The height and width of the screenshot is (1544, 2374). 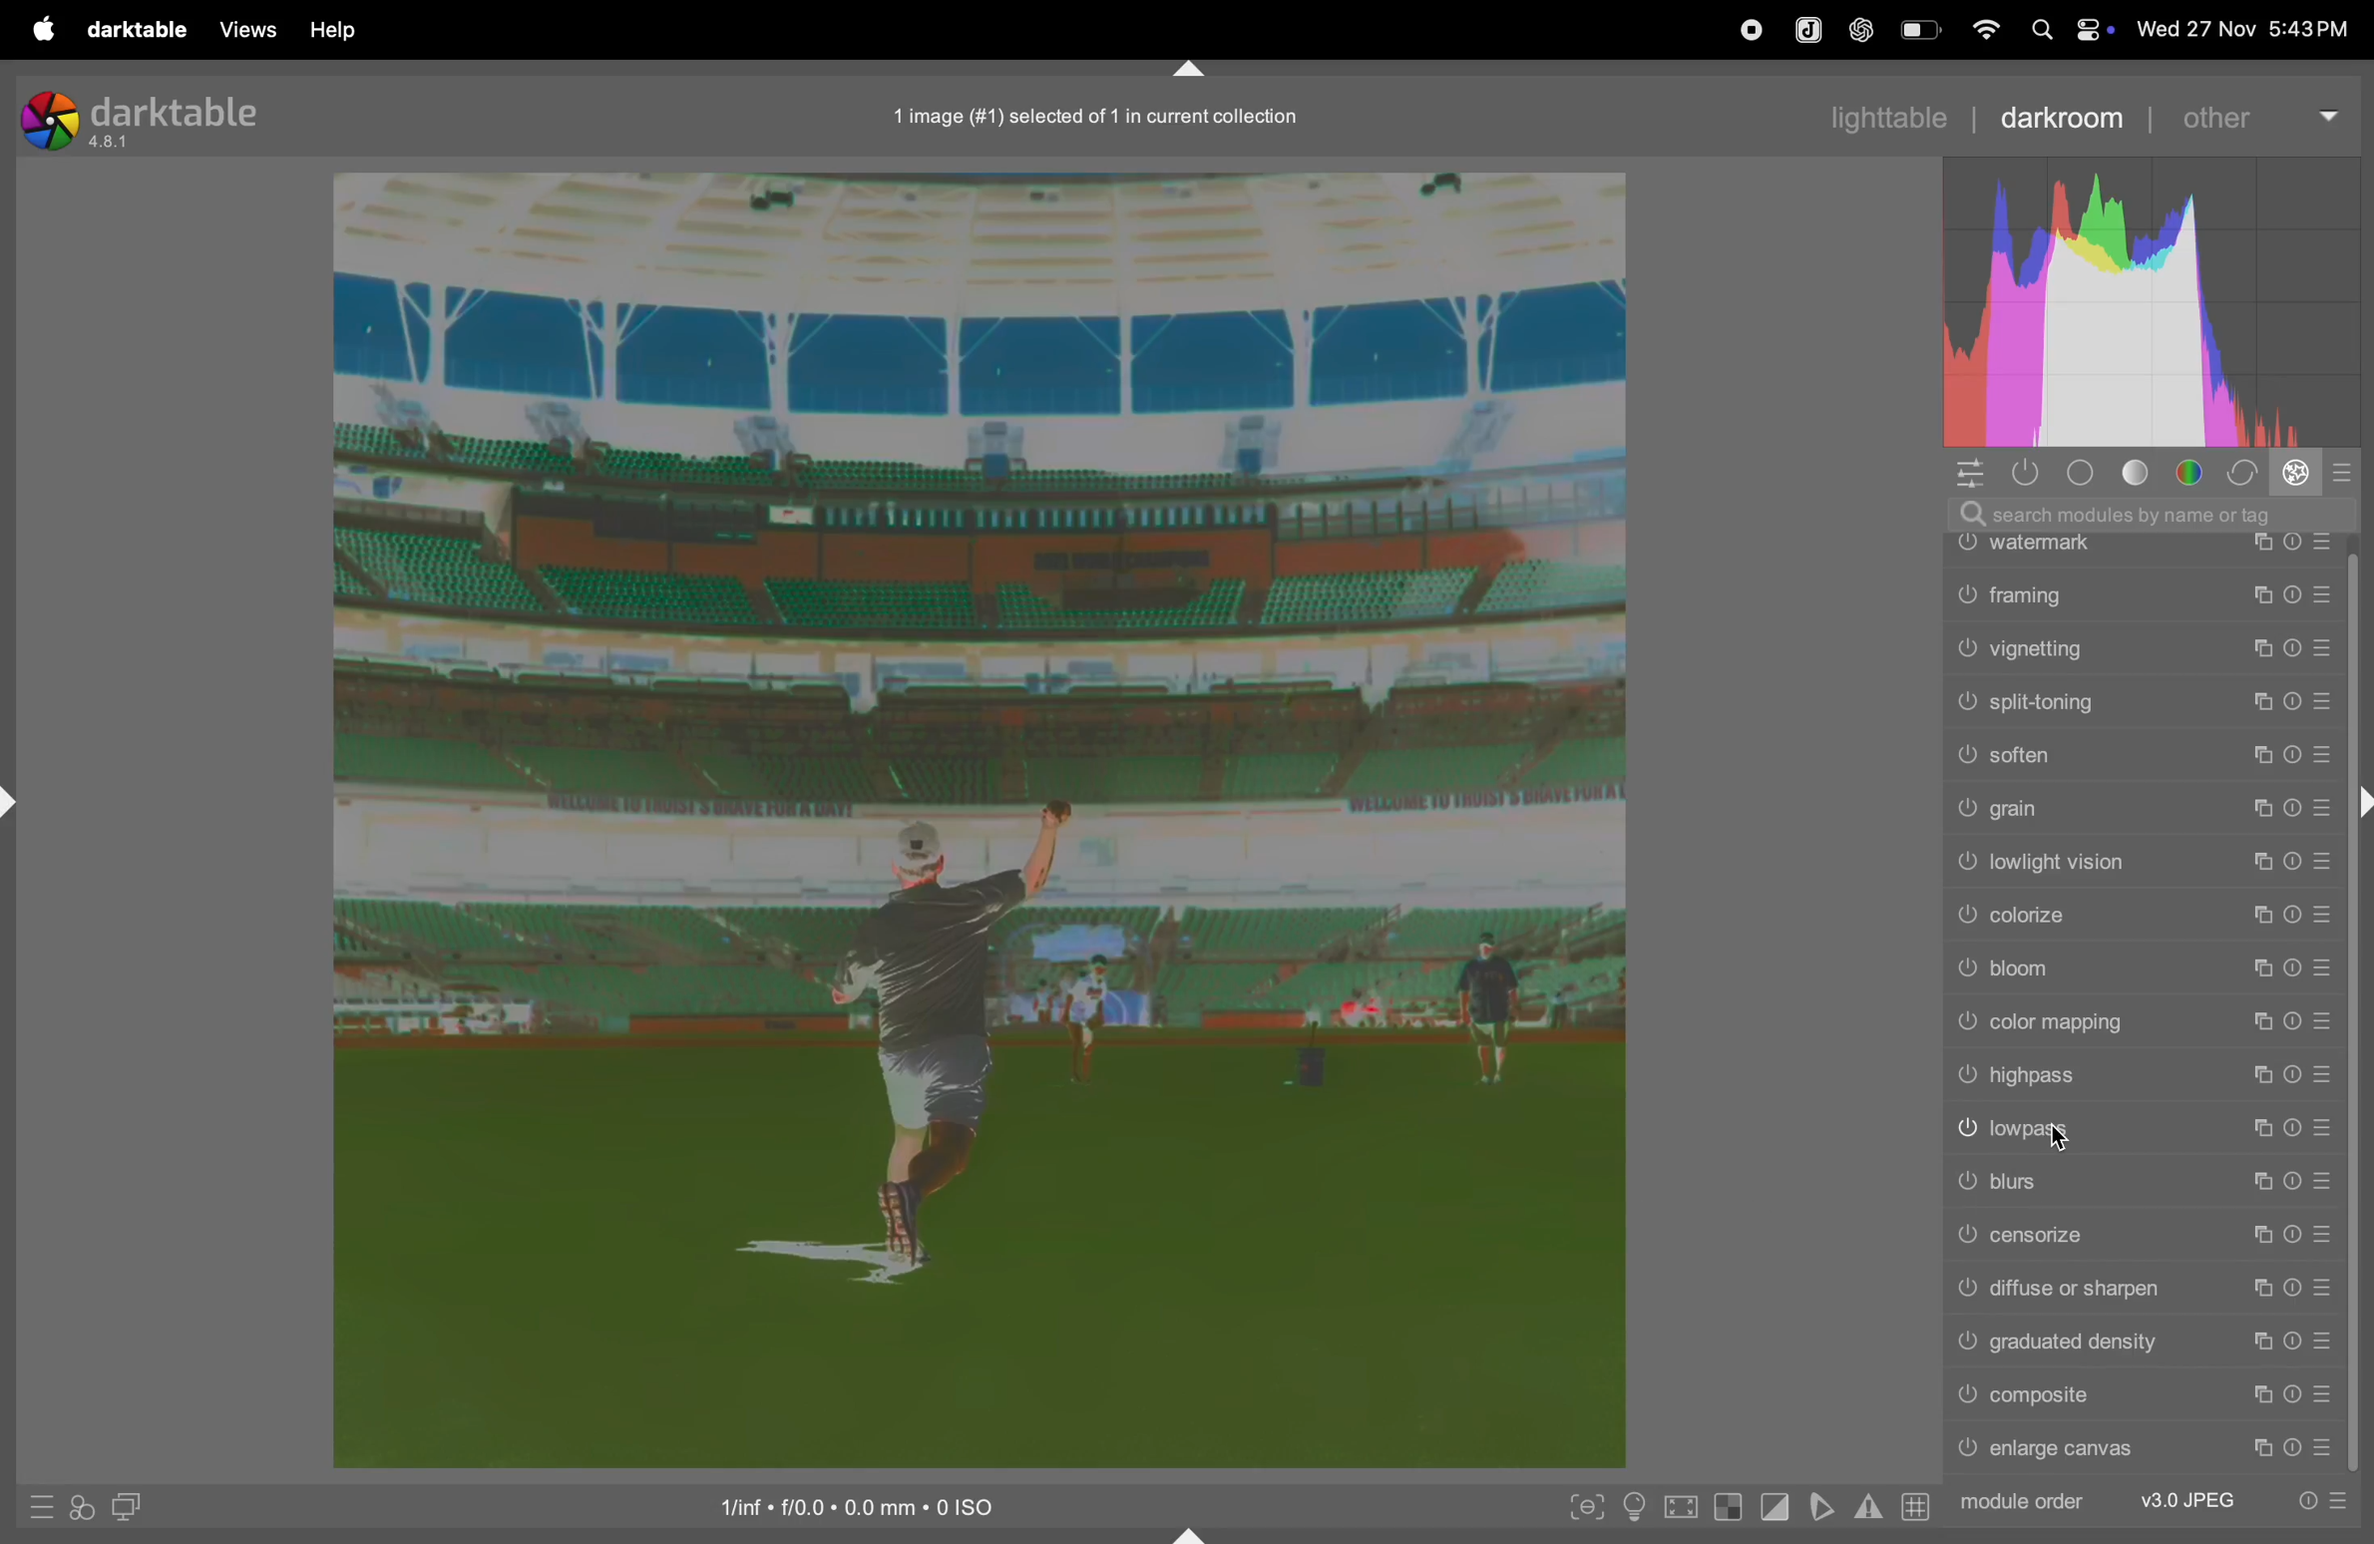 I want to click on help, so click(x=331, y=31).